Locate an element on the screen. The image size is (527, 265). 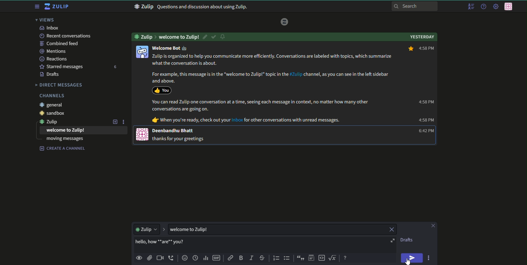
close is located at coordinates (391, 230).